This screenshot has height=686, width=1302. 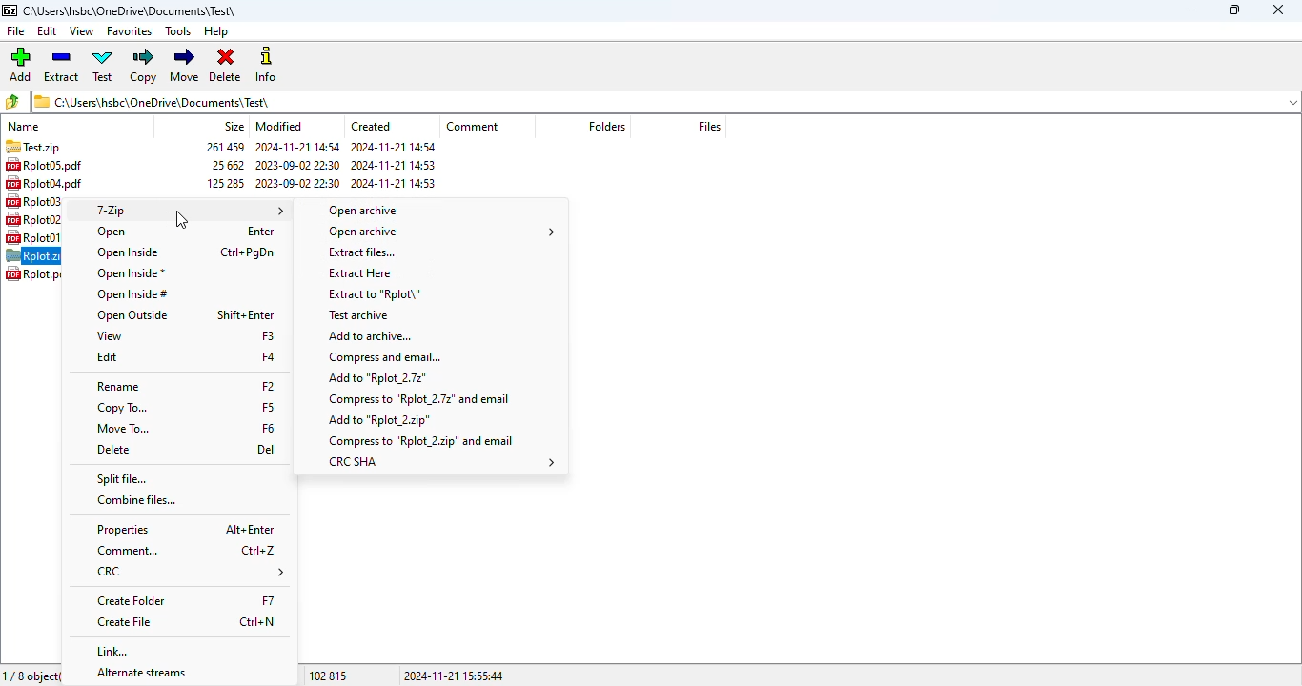 I want to click on open archive, so click(x=368, y=210).